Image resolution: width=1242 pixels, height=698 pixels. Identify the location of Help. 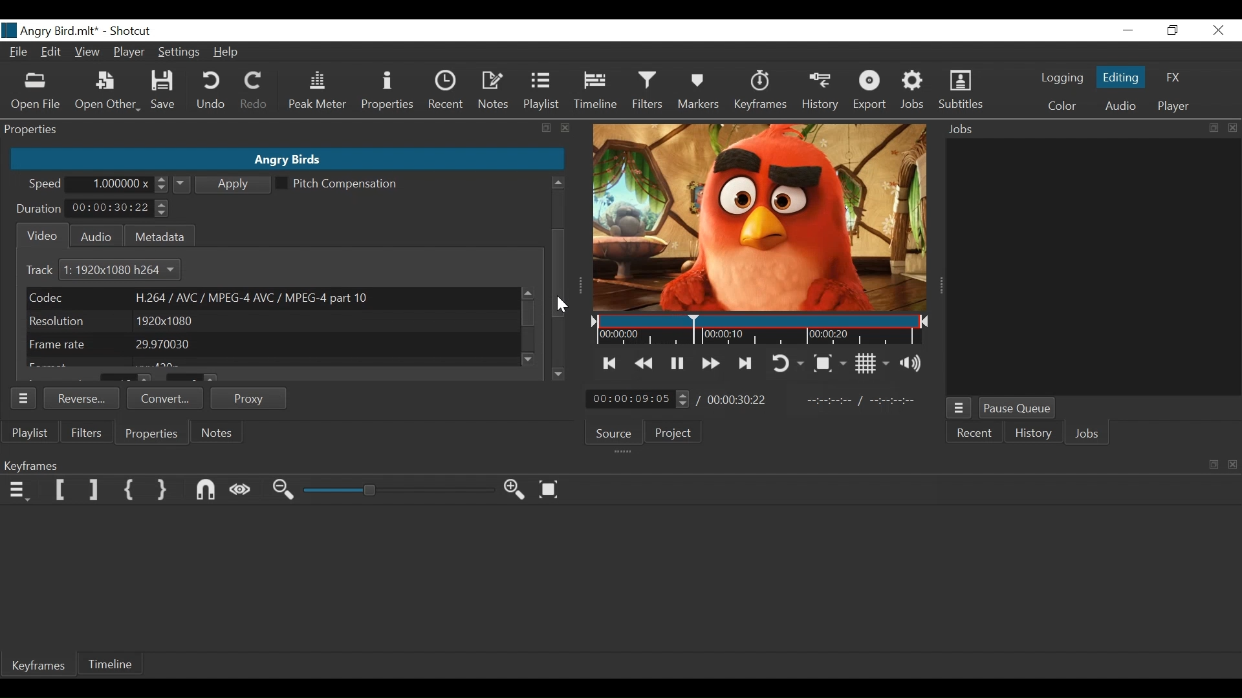
(227, 52).